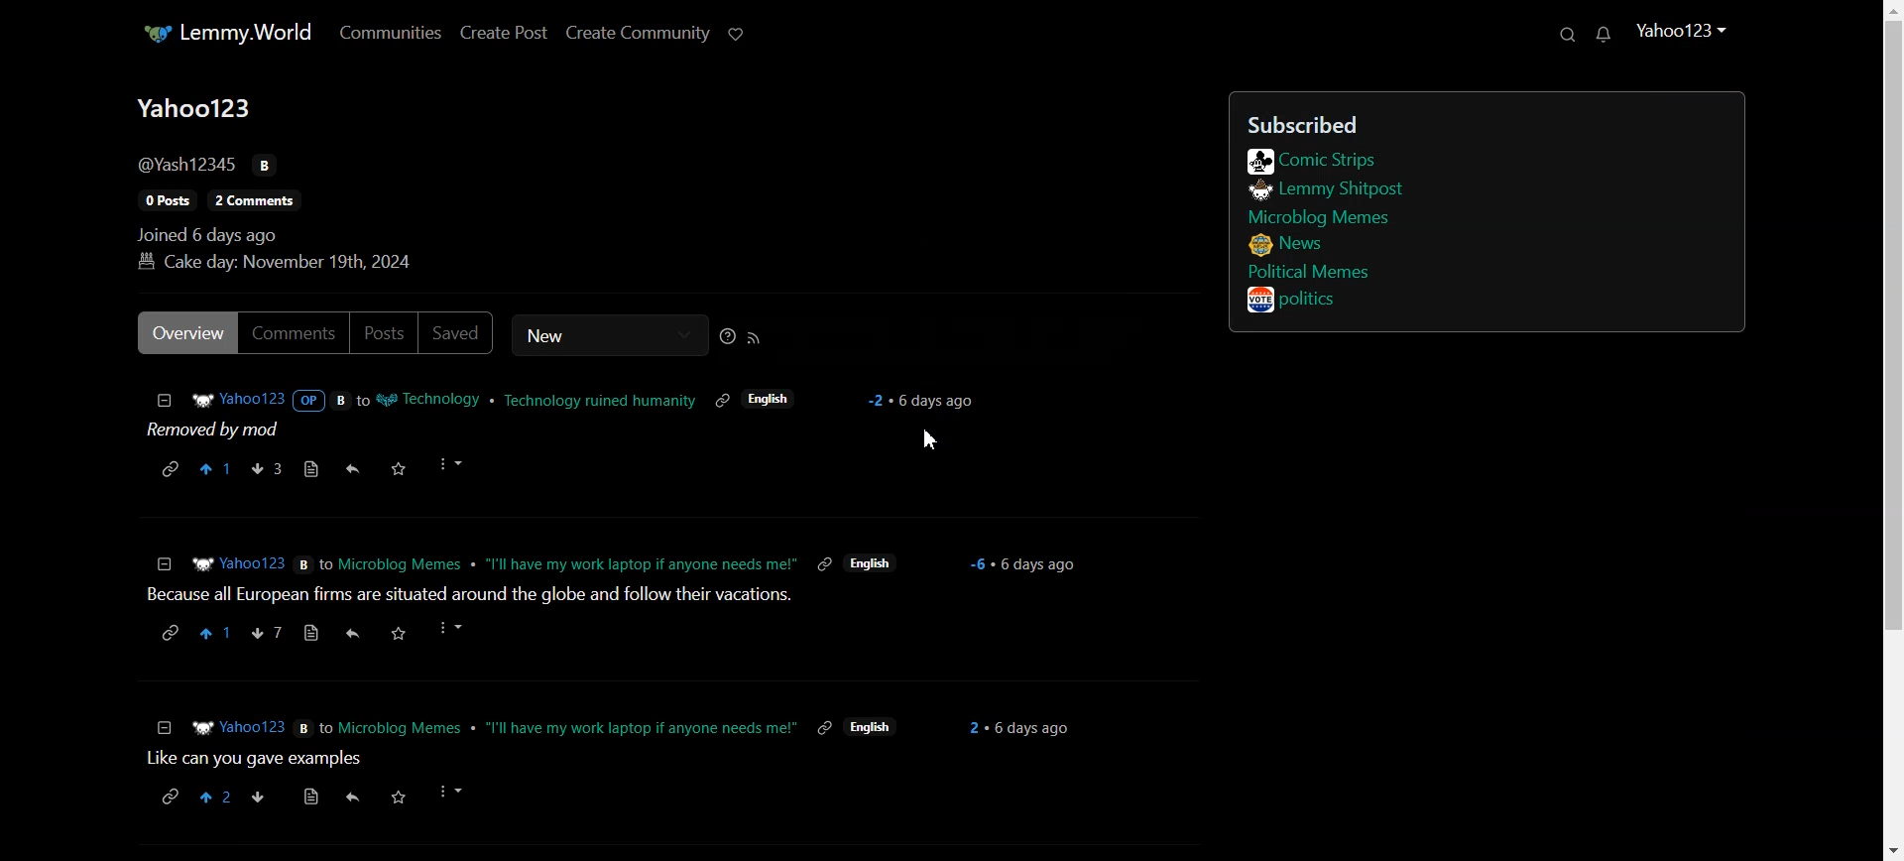  I want to click on downvote, so click(258, 796).